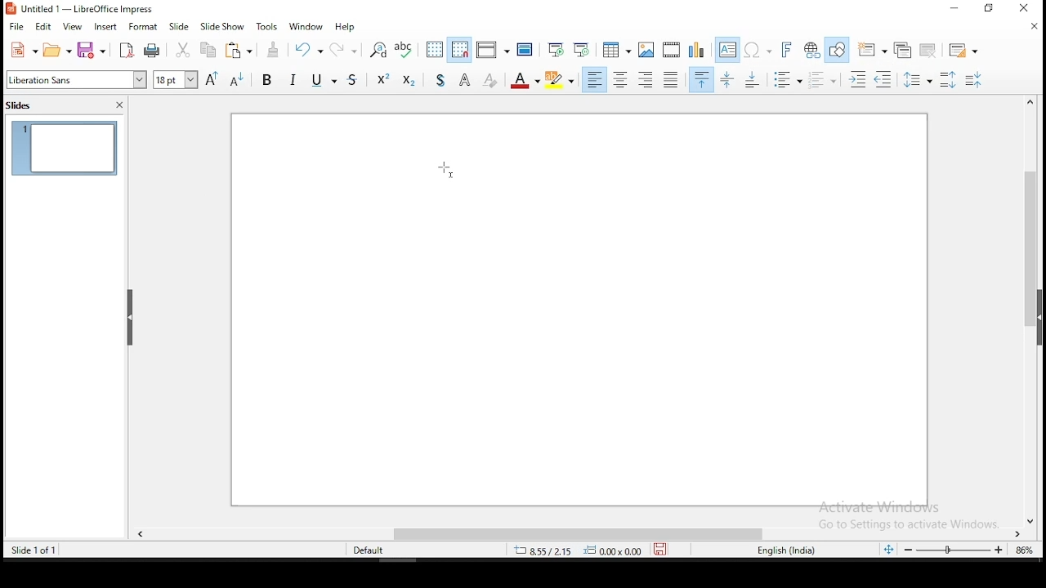  Describe the element at coordinates (75, 81) in the screenshot. I see `font` at that location.